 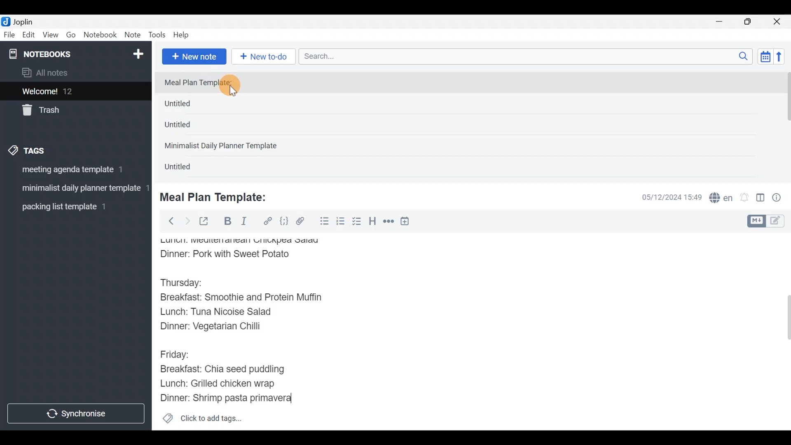 What do you see at coordinates (28, 21) in the screenshot?
I see `Joplin` at bounding box center [28, 21].